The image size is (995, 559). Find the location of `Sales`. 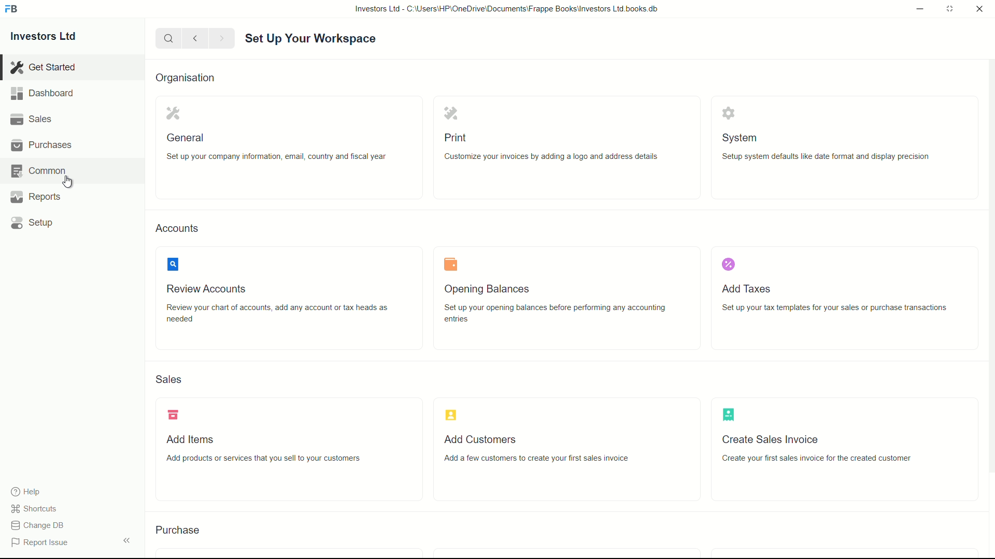

Sales is located at coordinates (174, 380).